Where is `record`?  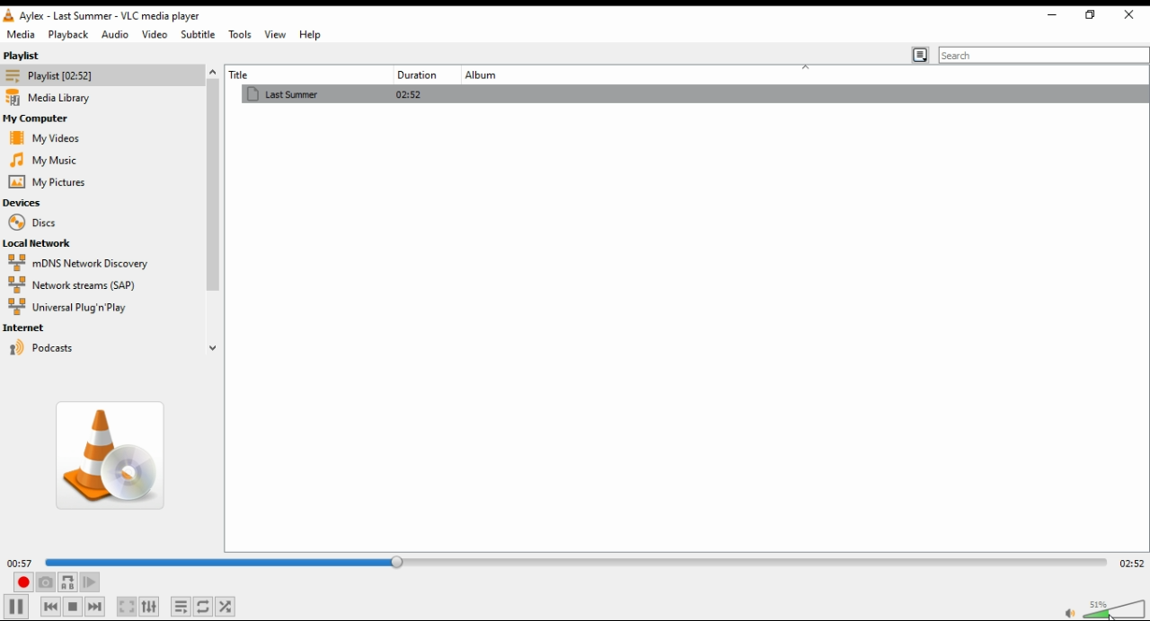 record is located at coordinates (22, 582).